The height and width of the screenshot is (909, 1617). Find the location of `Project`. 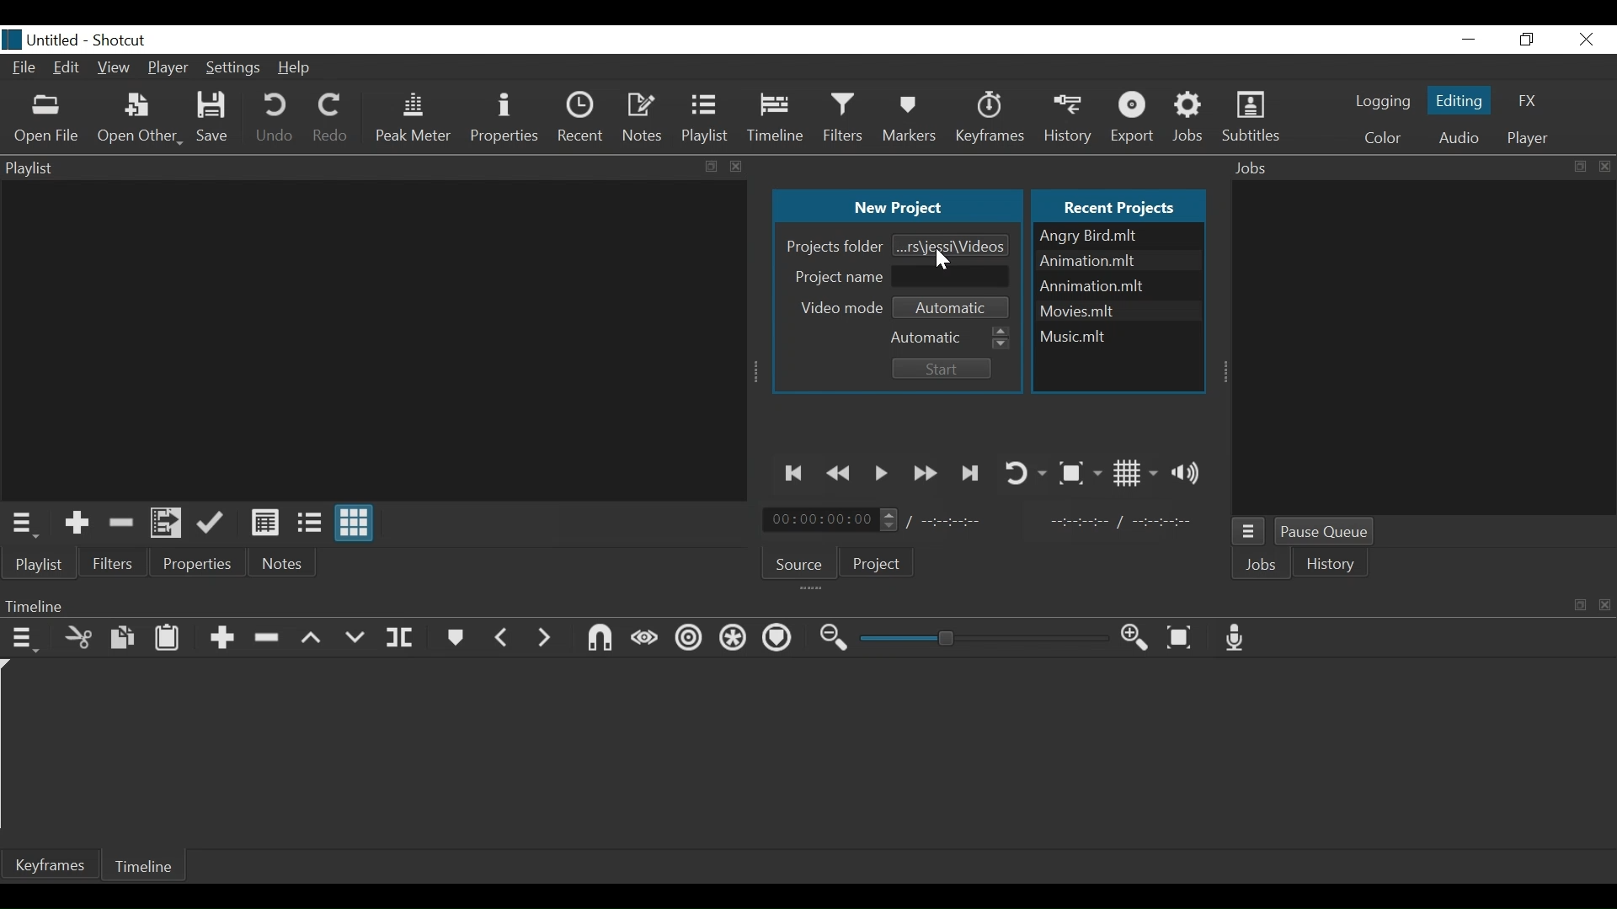

Project is located at coordinates (878, 566).